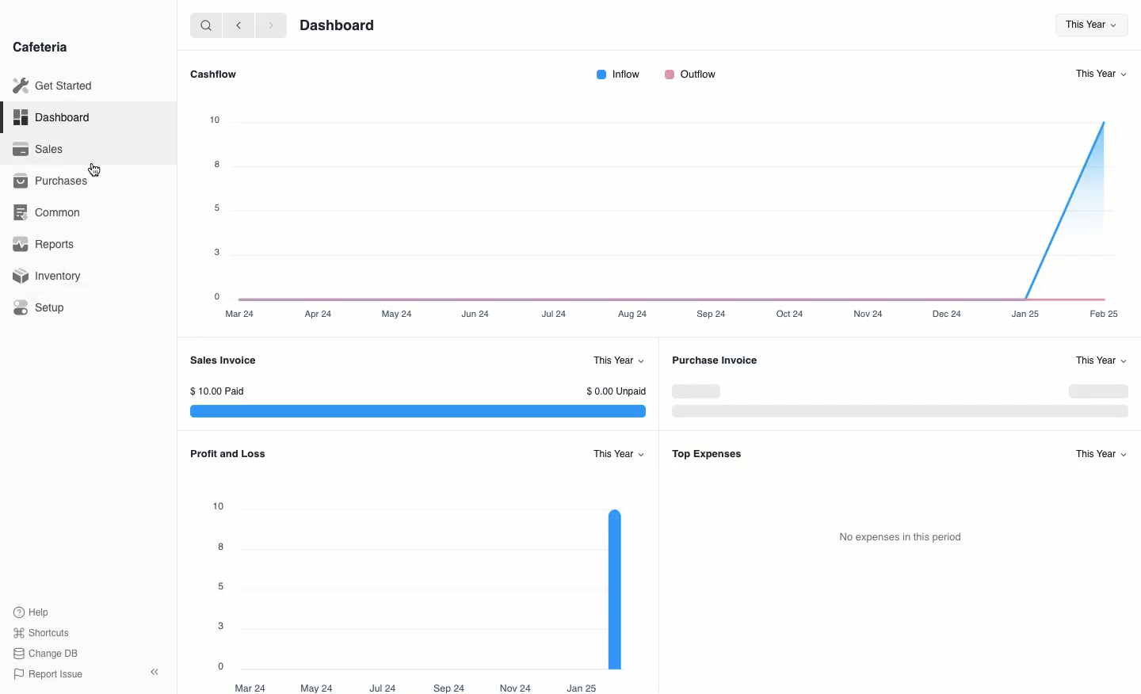 The image size is (1141, 694). What do you see at coordinates (476, 315) in the screenshot?
I see `Jun 24` at bounding box center [476, 315].